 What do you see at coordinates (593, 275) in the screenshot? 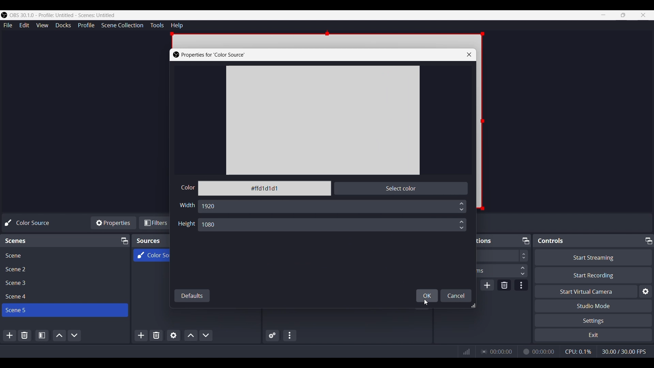
I see `Start Recording` at bounding box center [593, 275].